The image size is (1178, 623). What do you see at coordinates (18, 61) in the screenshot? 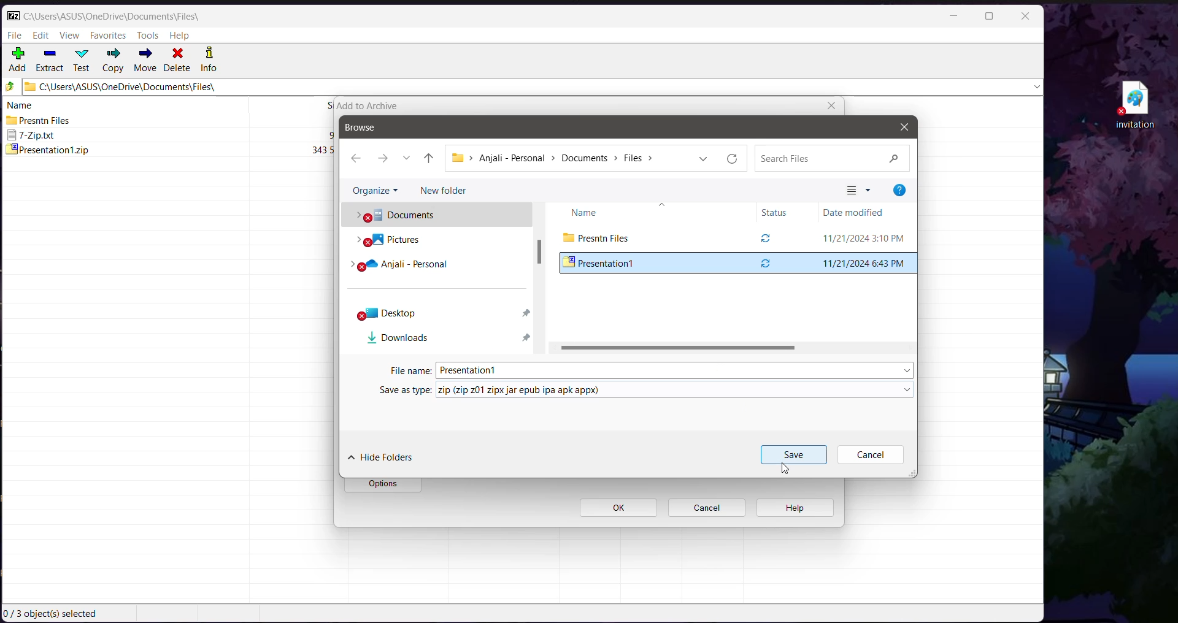
I see `Add` at bounding box center [18, 61].